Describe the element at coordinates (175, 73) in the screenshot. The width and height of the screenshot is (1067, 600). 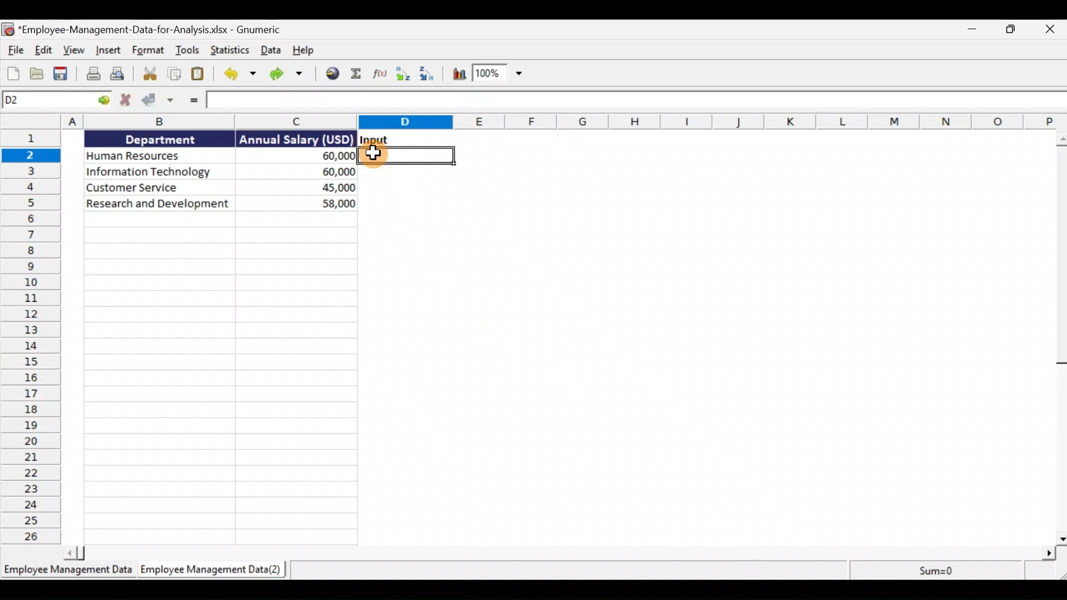
I see `Copy the selection` at that location.